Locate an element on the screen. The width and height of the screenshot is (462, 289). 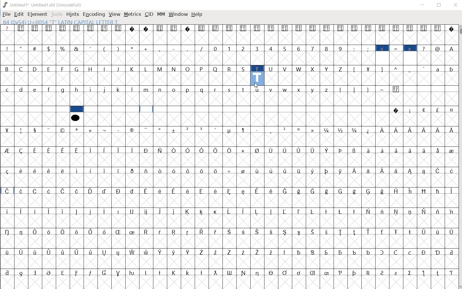
: is located at coordinates (355, 48).